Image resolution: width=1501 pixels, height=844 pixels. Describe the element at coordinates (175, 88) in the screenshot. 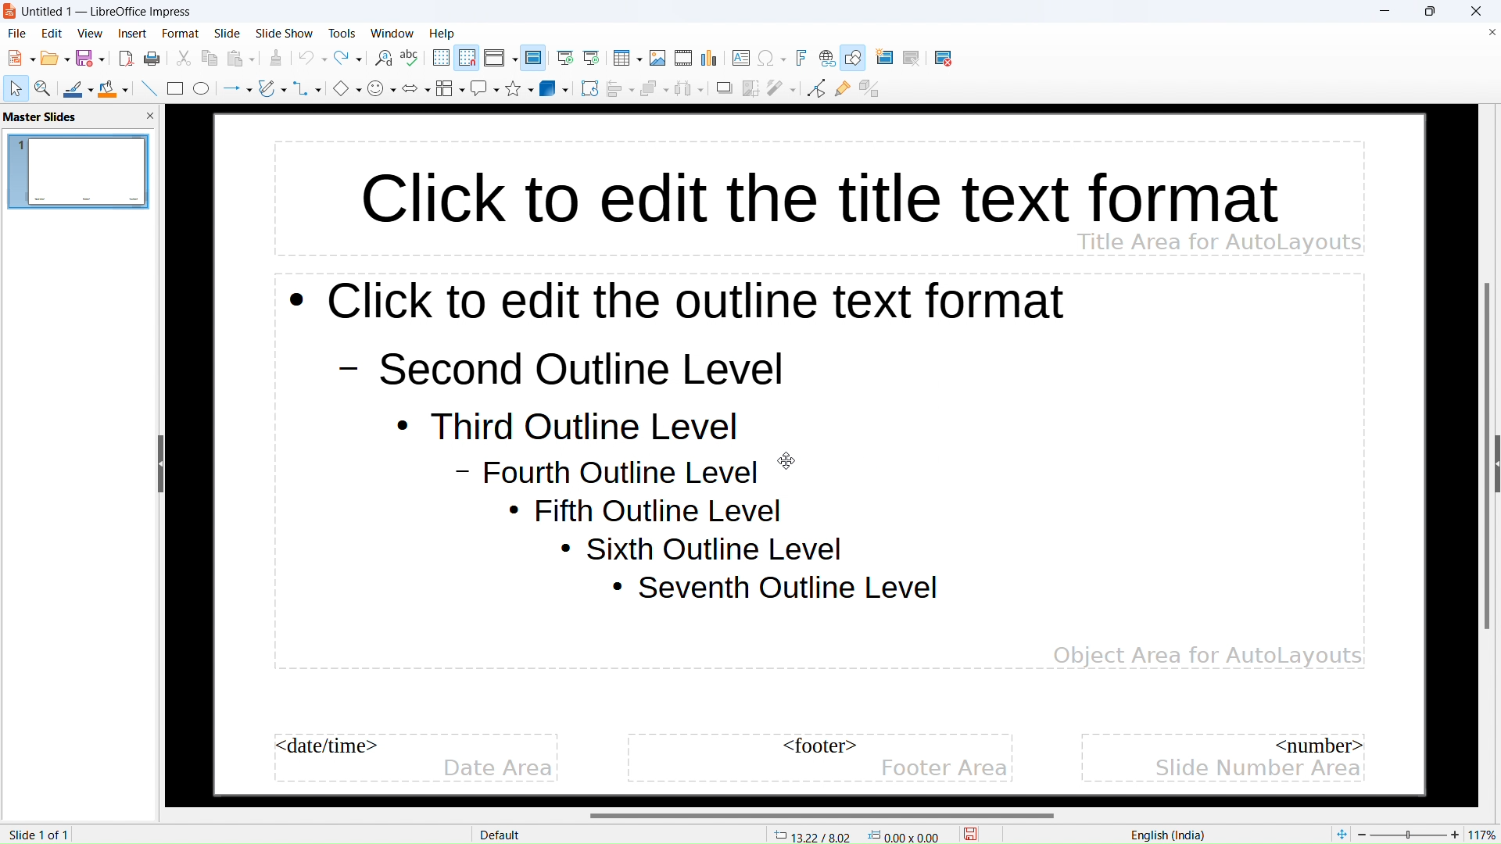

I see `rectangle` at that location.